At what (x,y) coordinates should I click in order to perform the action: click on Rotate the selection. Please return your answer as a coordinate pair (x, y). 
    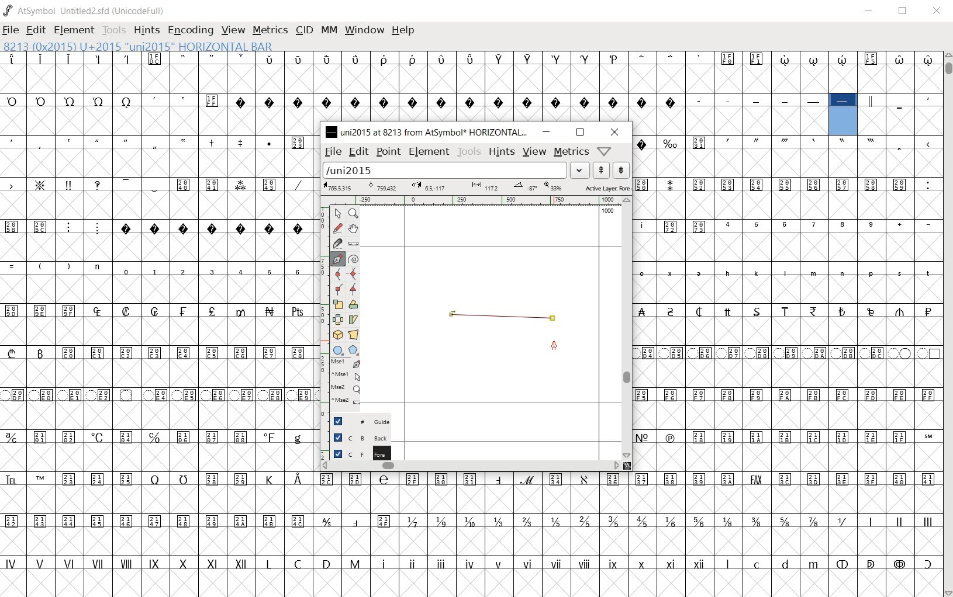
    Looking at the image, I should click on (354, 304).